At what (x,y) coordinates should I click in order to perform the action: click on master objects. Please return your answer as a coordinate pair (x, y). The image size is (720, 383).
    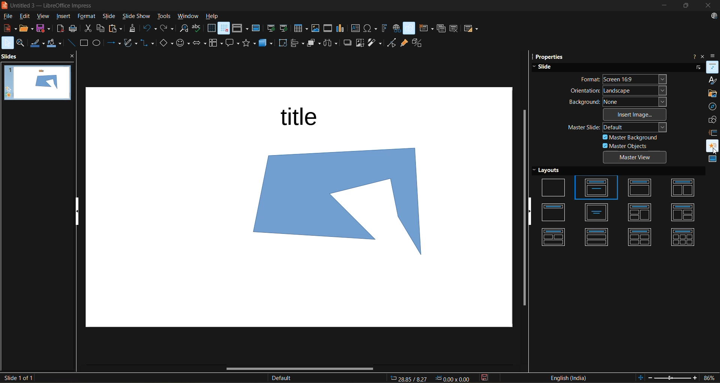
    Looking at the image, I should click on (628, 146).